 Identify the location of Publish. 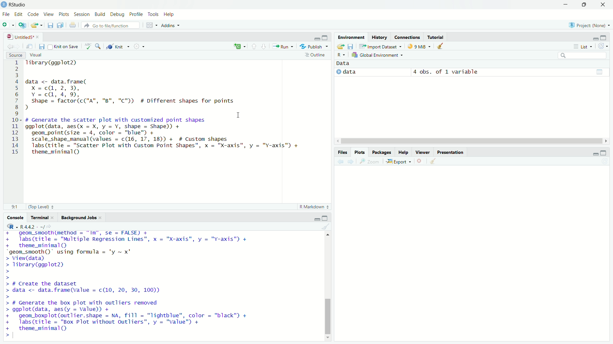
(314, 46).